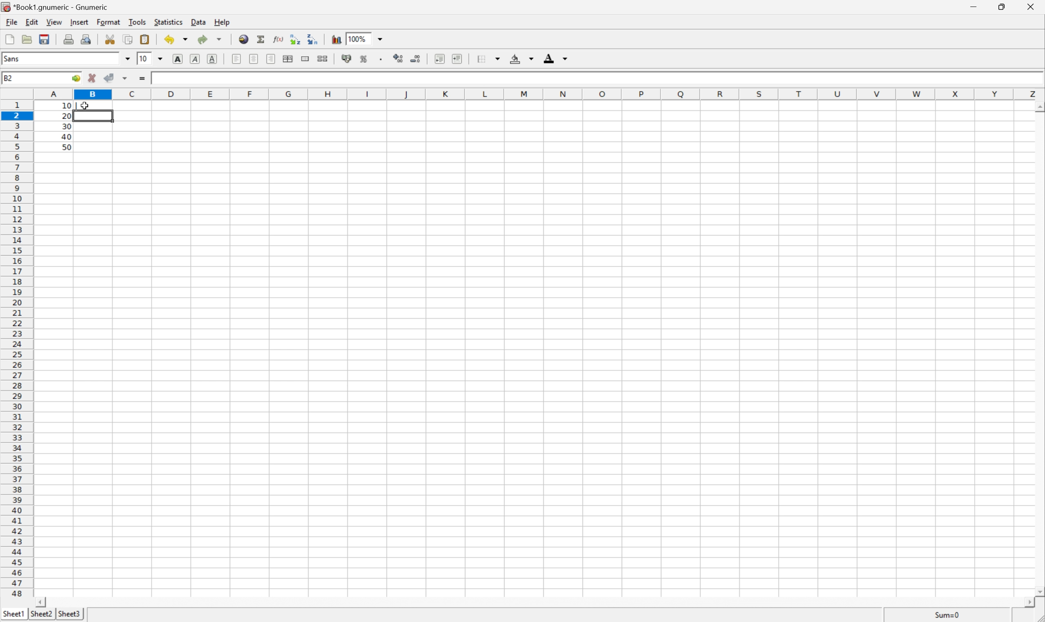  Describe the element at coordinates (1003, 7) in the screenshot. I see `Restore Down` at that location.